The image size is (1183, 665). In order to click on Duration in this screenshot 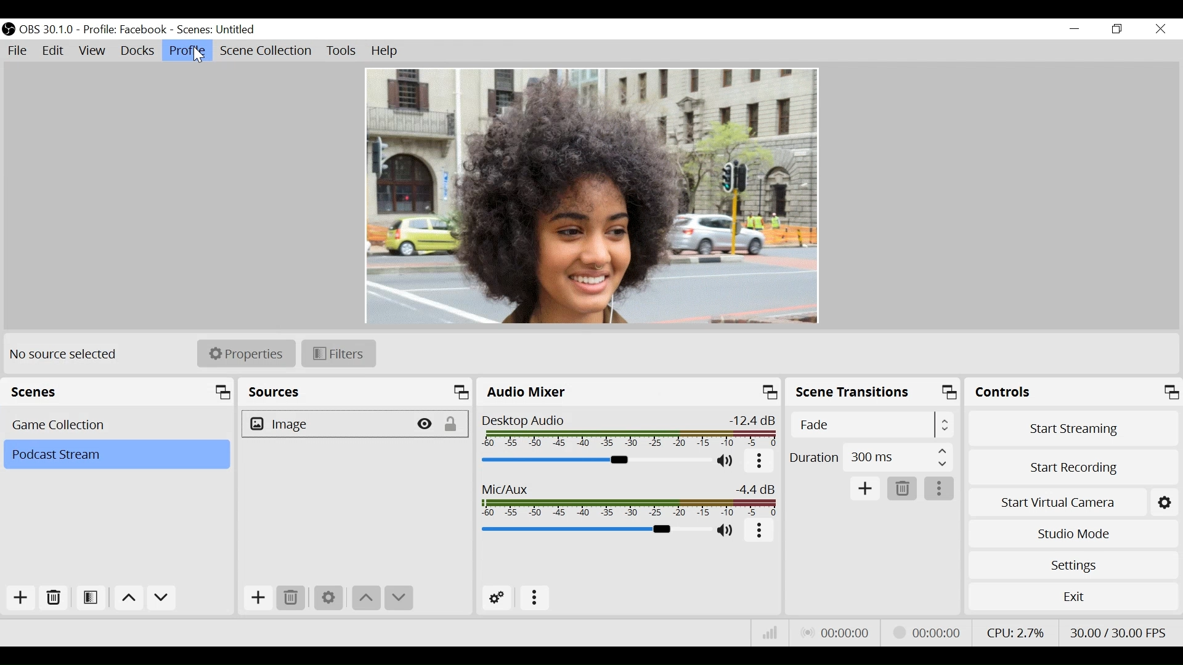, I will do `click(871, 459)`.